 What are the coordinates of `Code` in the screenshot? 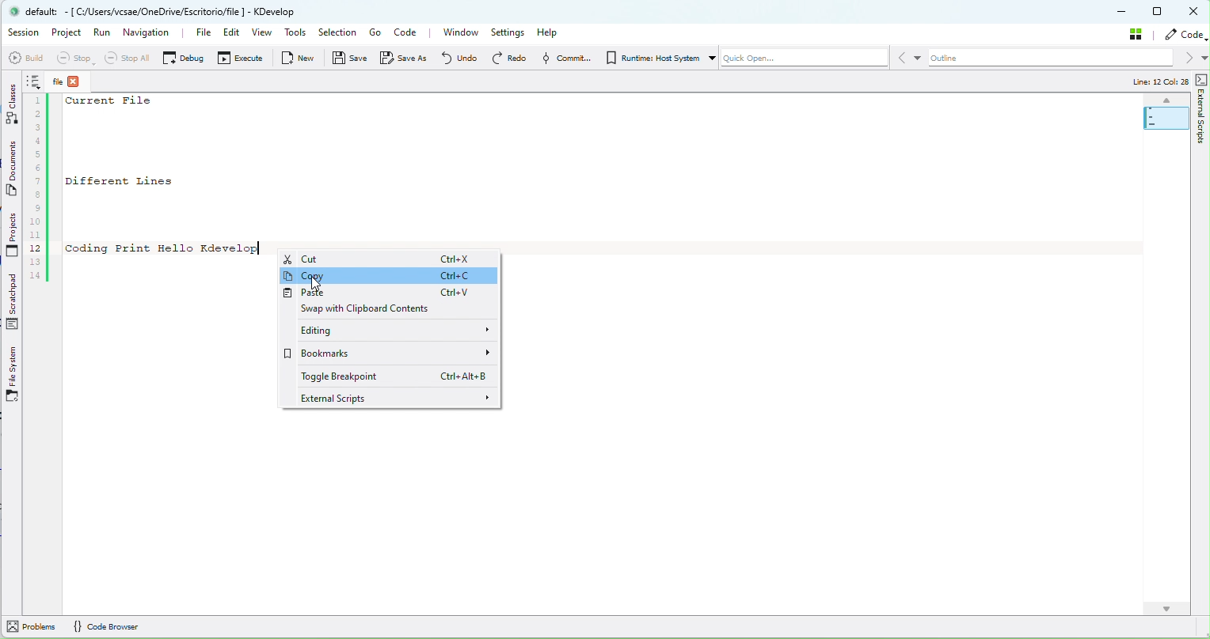 It's located at (409, 34).